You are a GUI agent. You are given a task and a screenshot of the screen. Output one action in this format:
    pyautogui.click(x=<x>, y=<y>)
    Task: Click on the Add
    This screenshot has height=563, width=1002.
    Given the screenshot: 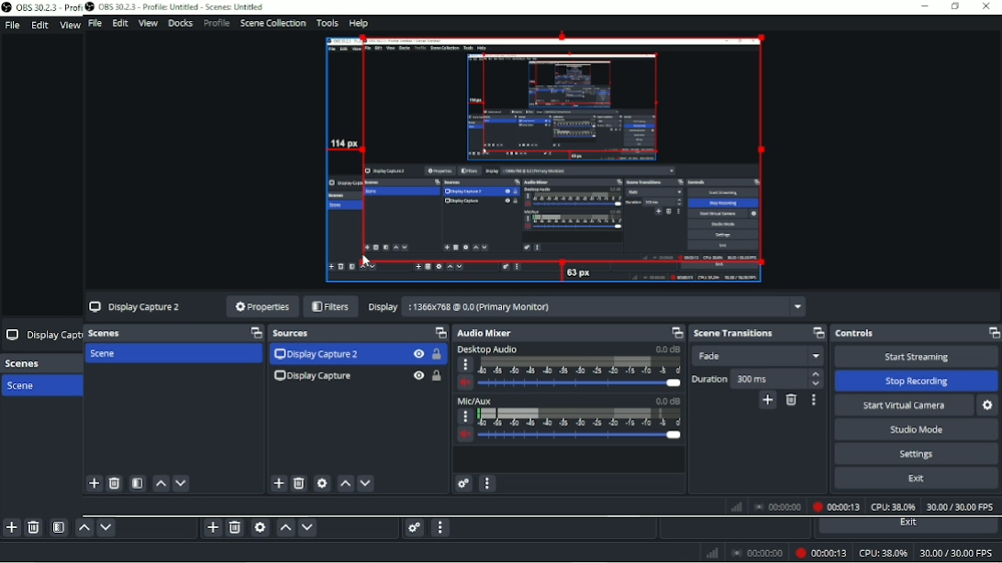 What is the action you would take?
    pyautogui.click(x=277, y=484)
    